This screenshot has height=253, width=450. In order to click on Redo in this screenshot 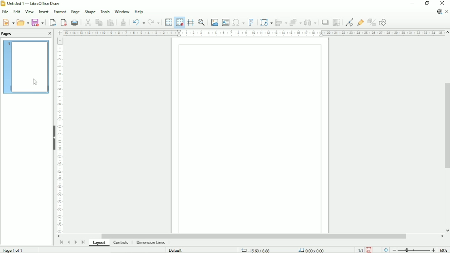, I will do `click(154, 23)`.